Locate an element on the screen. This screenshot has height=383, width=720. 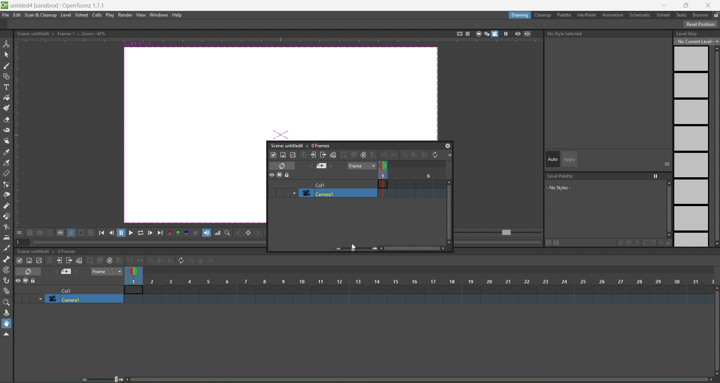
FPS  is located at coordinates (499, 233).